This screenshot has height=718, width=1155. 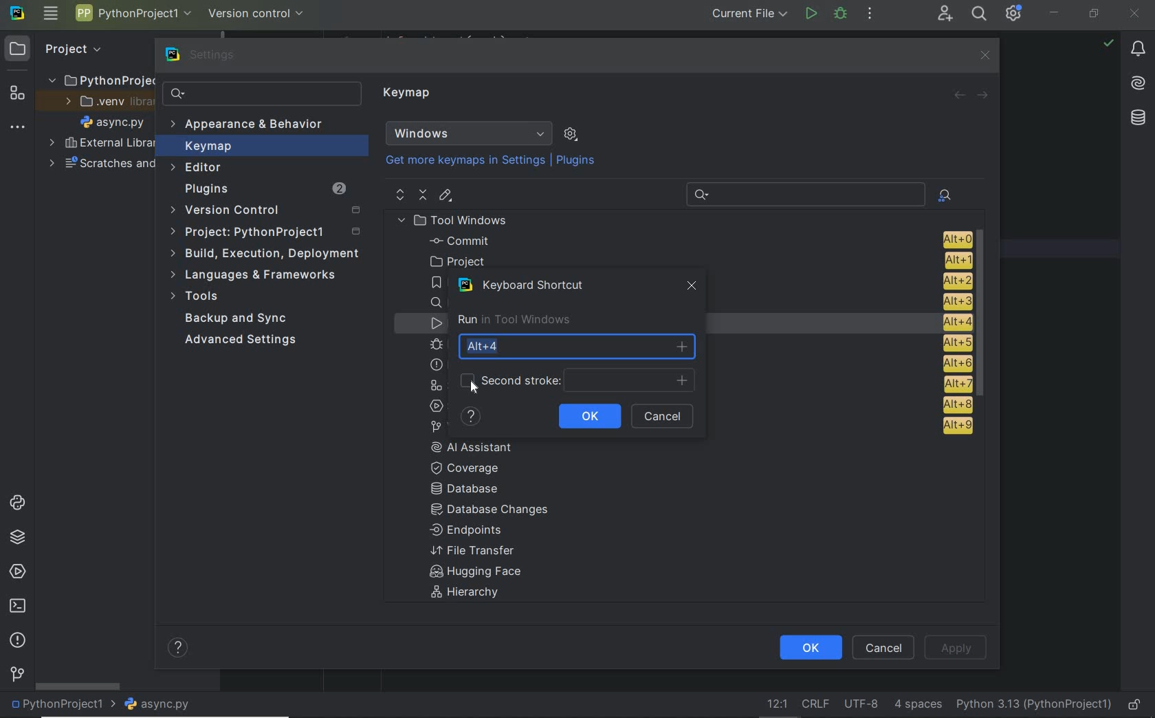 What do you see at coordinates (157, 705) in the screenshot?
I see `file name` at bounding box center [157, 705].